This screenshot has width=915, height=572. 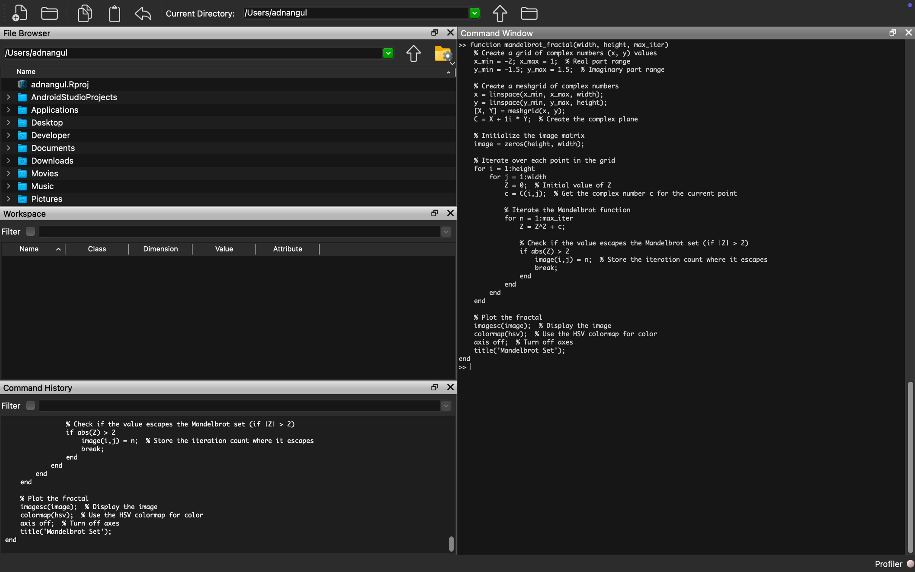 What do you see at coordinates (560, 342) in the screenshot?
I see `% Plot the fractal
imagesc(image); % Display the image]
colormapChsv); % Use the HSV colormap for color]
axis off; % Turn off axes]
title('Mandelbrot Set');

end` at bounding box center [560, 342].